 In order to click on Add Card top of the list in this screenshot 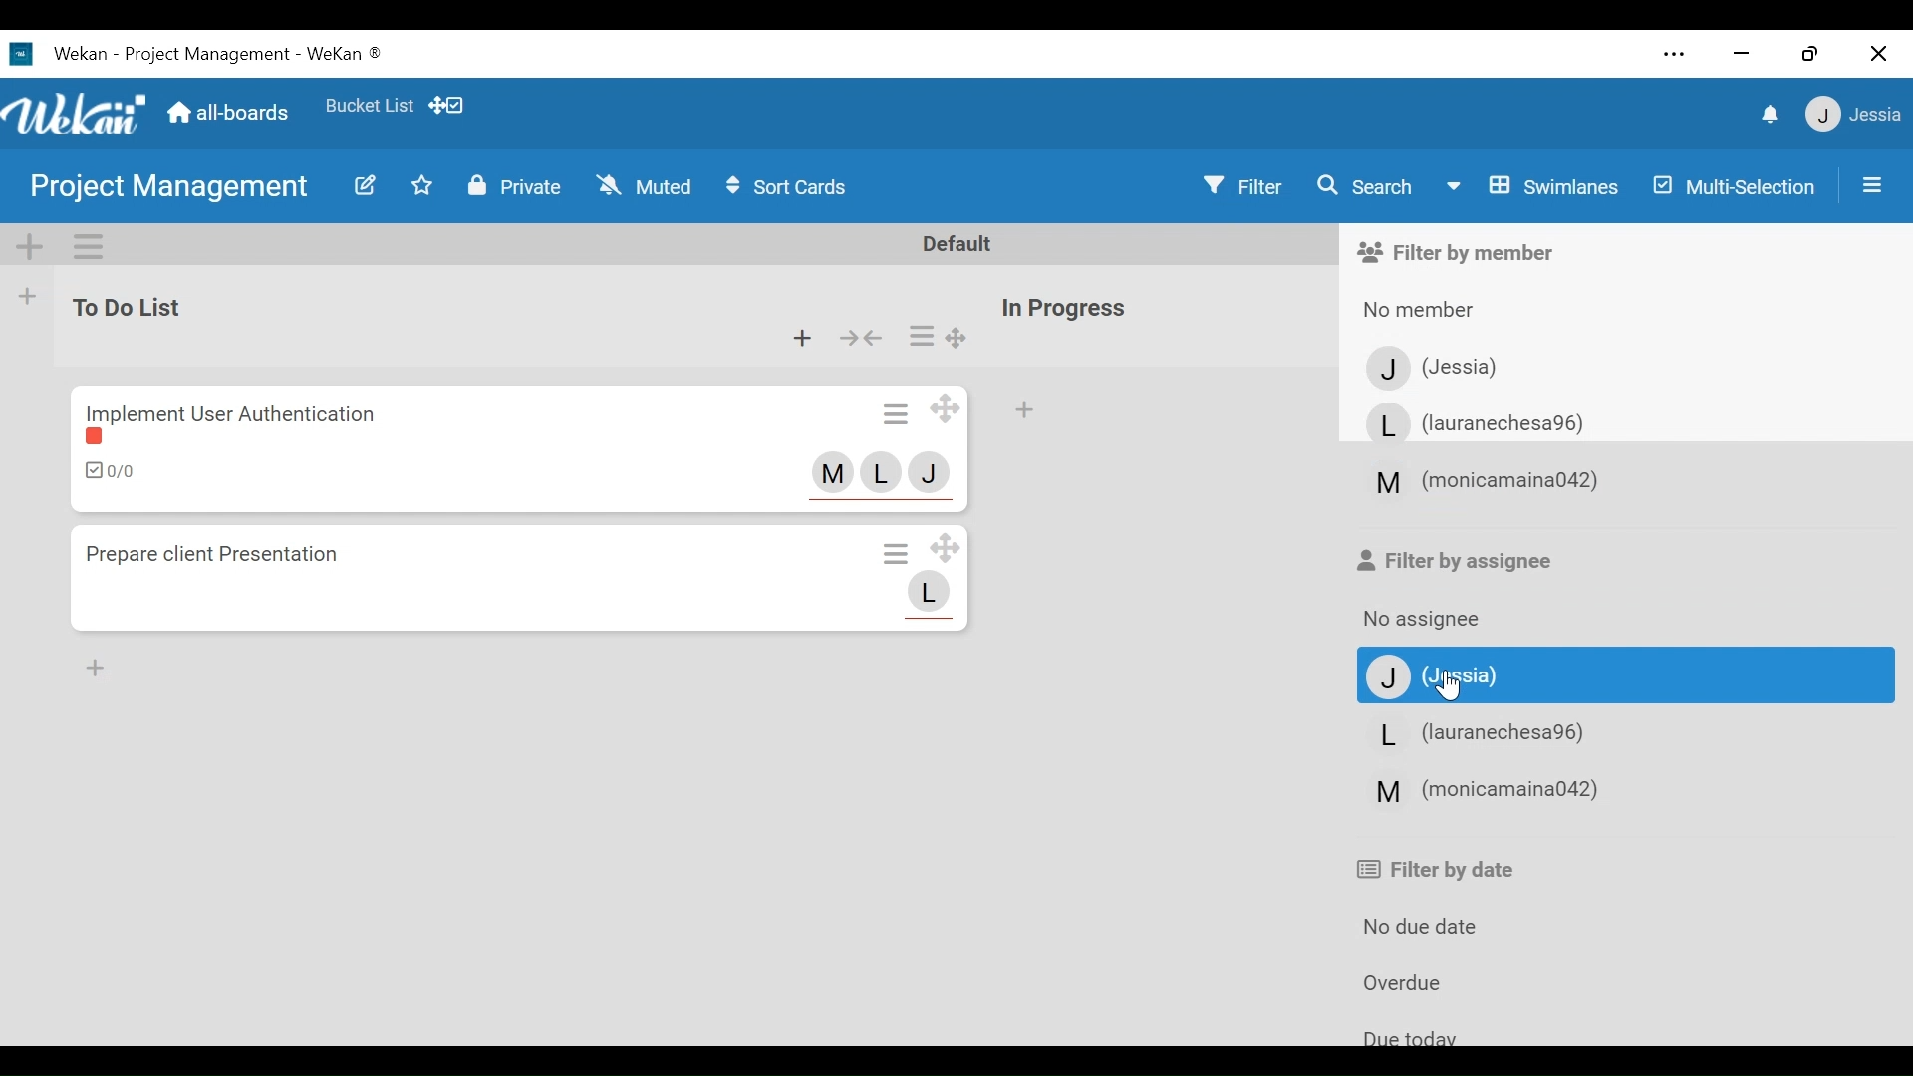, I will do `click(1023, 411)`.